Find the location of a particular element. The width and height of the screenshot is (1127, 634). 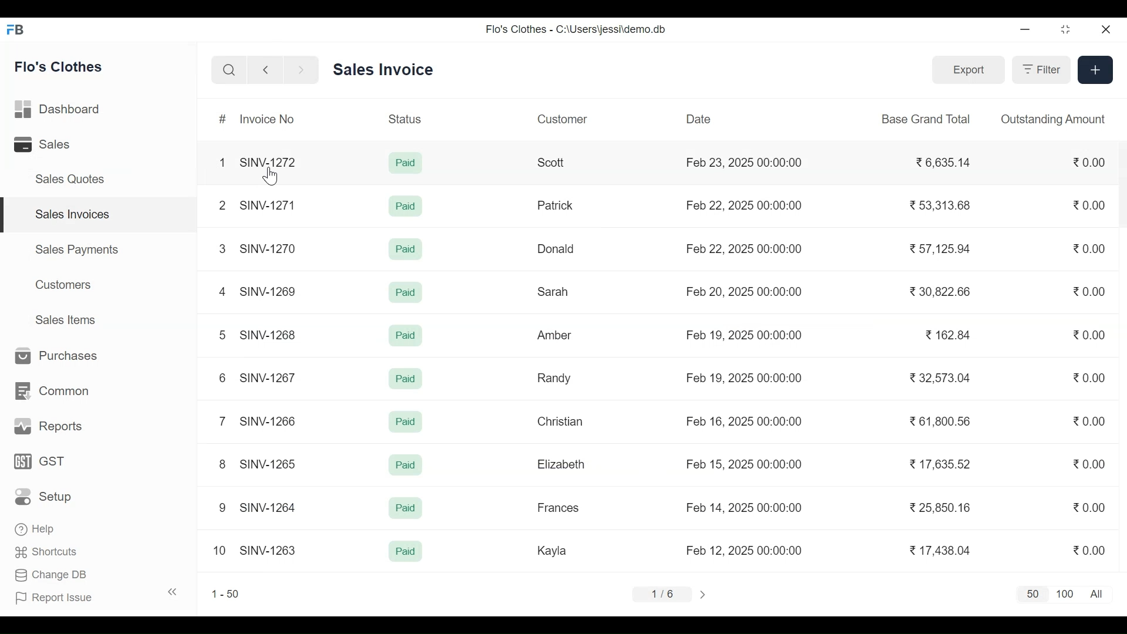

53 313.68 is located at coordinates (940, 203).